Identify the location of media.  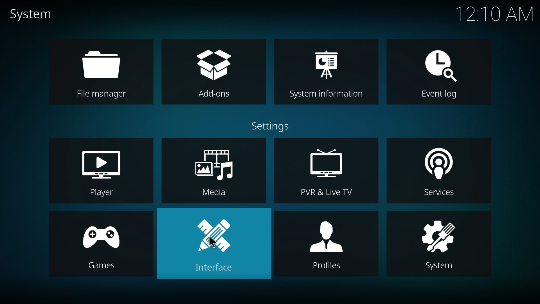
(212, 171).